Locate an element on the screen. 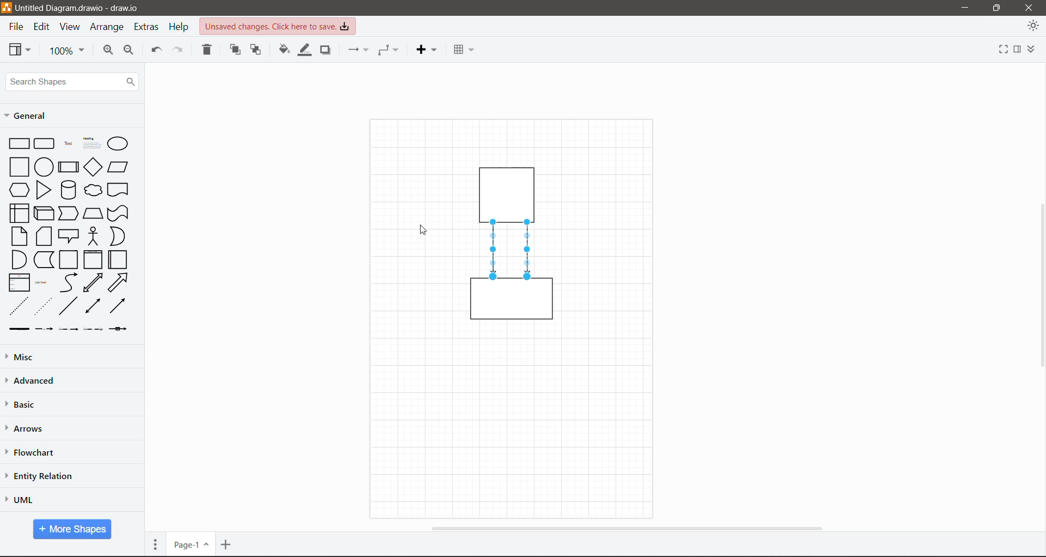 This screenshot has width=1046, height=557. Insert is located at coordinates (426, 50).